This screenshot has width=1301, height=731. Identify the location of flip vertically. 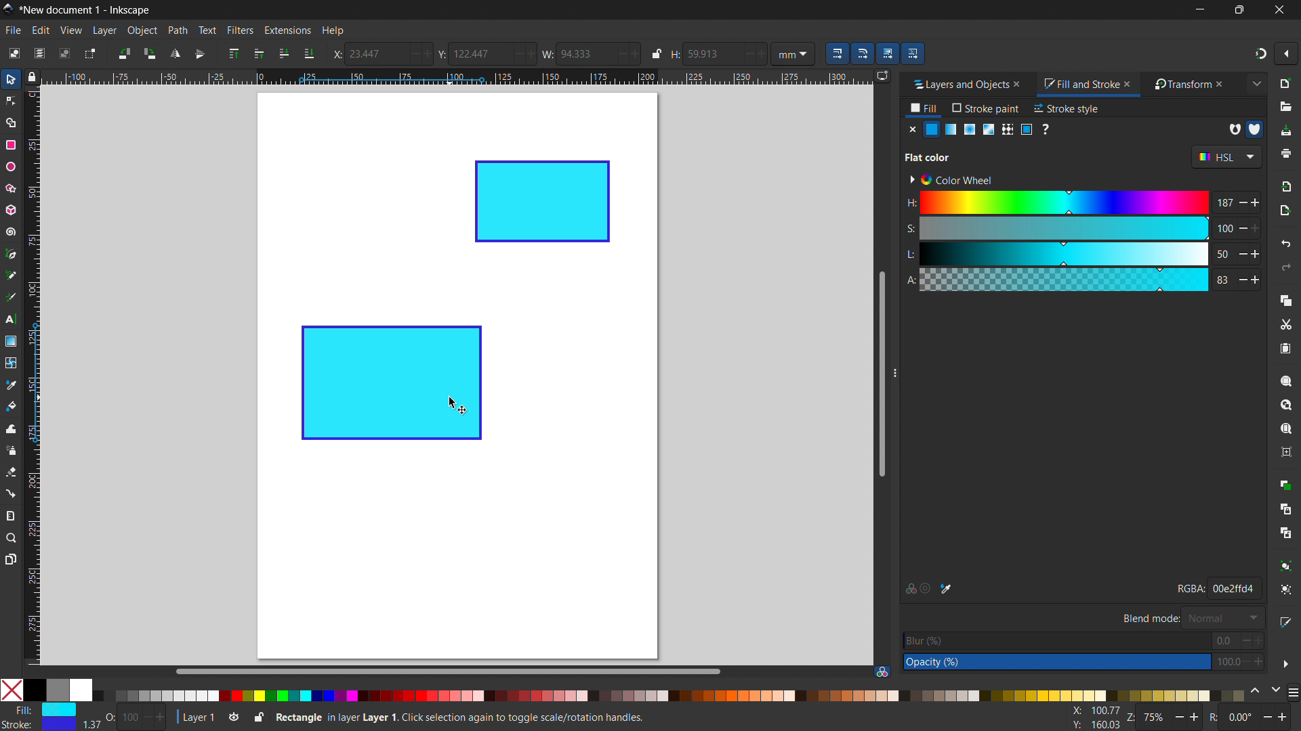
(200, 54).